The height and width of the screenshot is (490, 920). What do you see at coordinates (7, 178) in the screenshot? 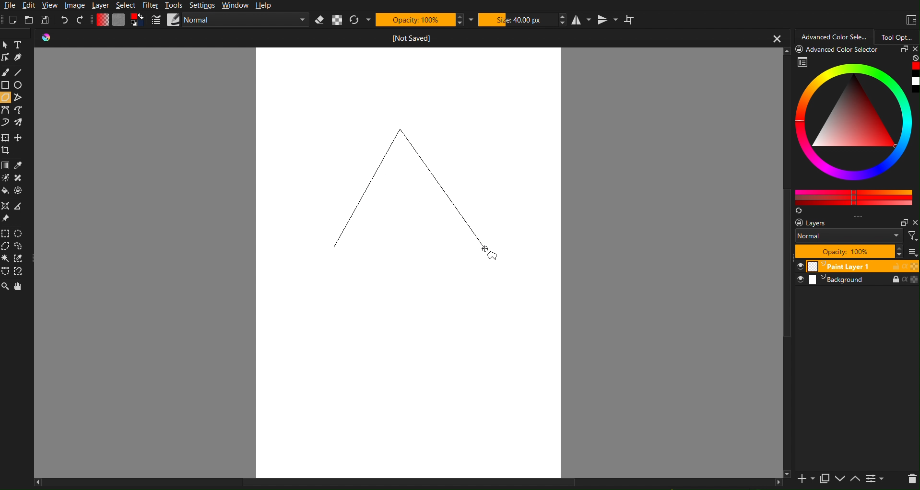
I see `colorize mask tool` at bounding box center [7, 178].